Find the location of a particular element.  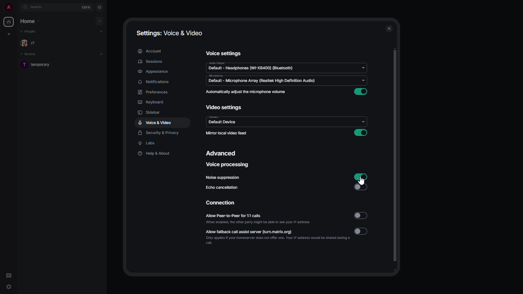

search is located at coordinates (38, 7).